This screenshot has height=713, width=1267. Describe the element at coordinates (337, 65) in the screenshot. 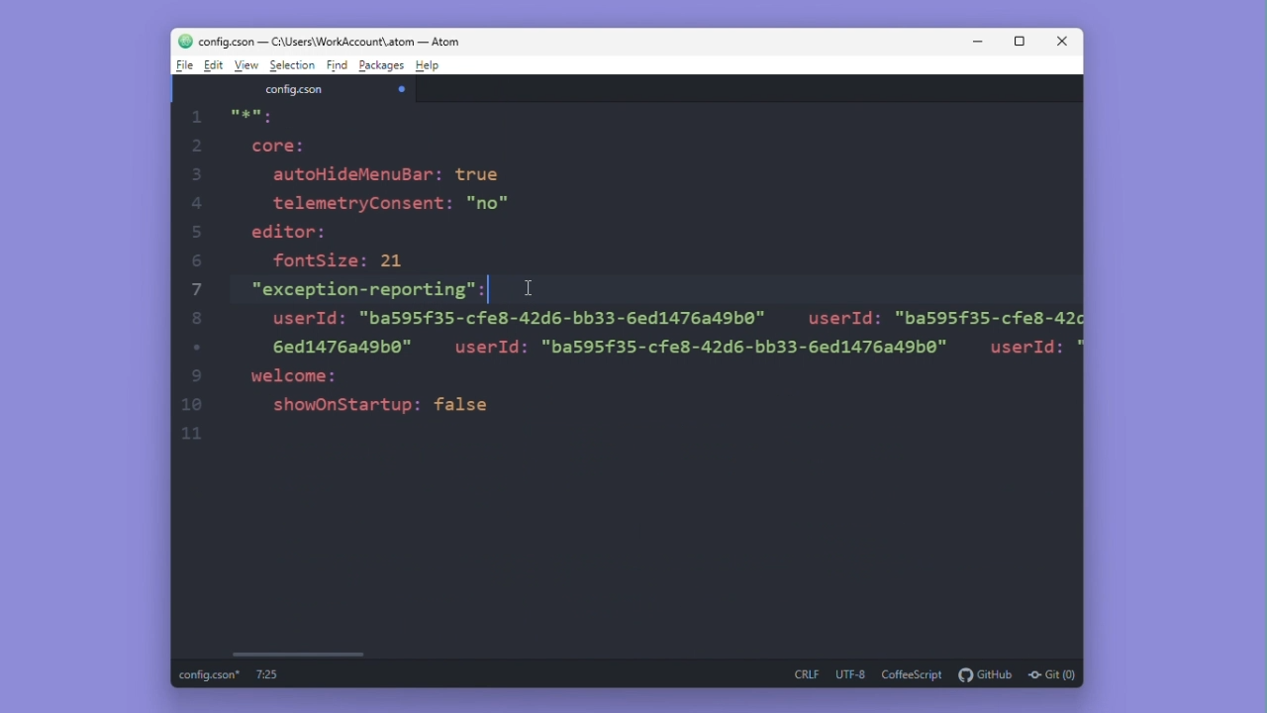

I see `Find` at that location.